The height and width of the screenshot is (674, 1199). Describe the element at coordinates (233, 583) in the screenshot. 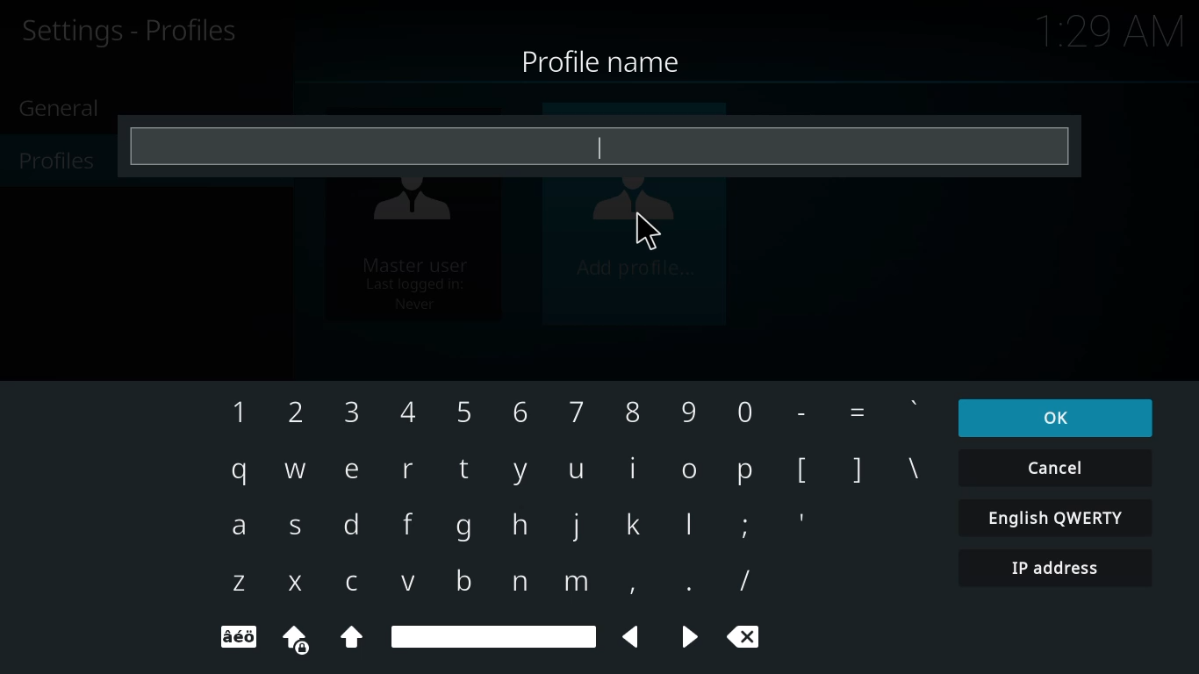

I see `z` at that location.